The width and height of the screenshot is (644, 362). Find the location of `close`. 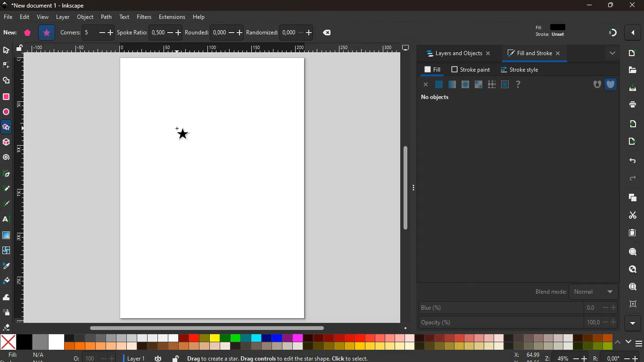

close is located at coordinates (426, 85).